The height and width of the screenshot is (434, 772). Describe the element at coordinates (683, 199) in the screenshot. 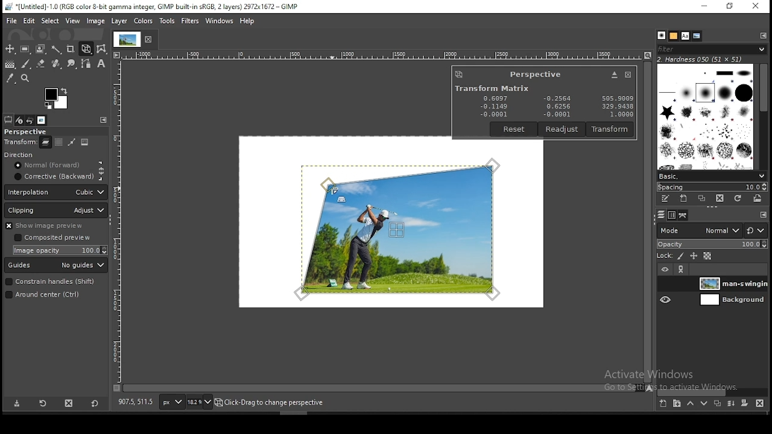

I see `create a new brush` at that location.